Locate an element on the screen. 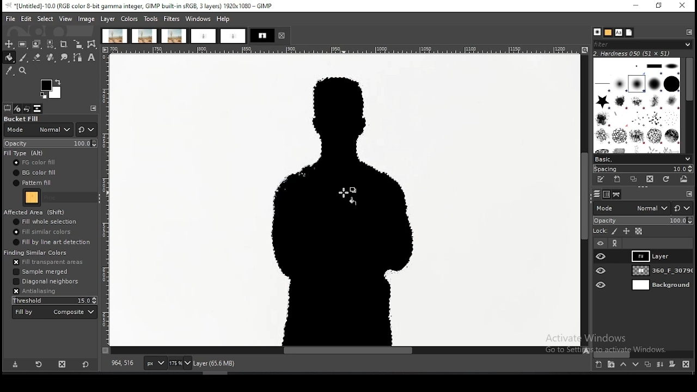 This screenshot has width=697, height=392. windows is located at coordinates (198, 19).